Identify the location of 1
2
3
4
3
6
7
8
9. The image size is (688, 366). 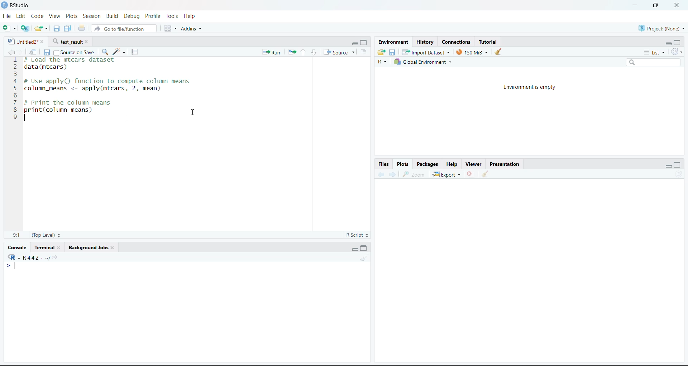
(15, 92).